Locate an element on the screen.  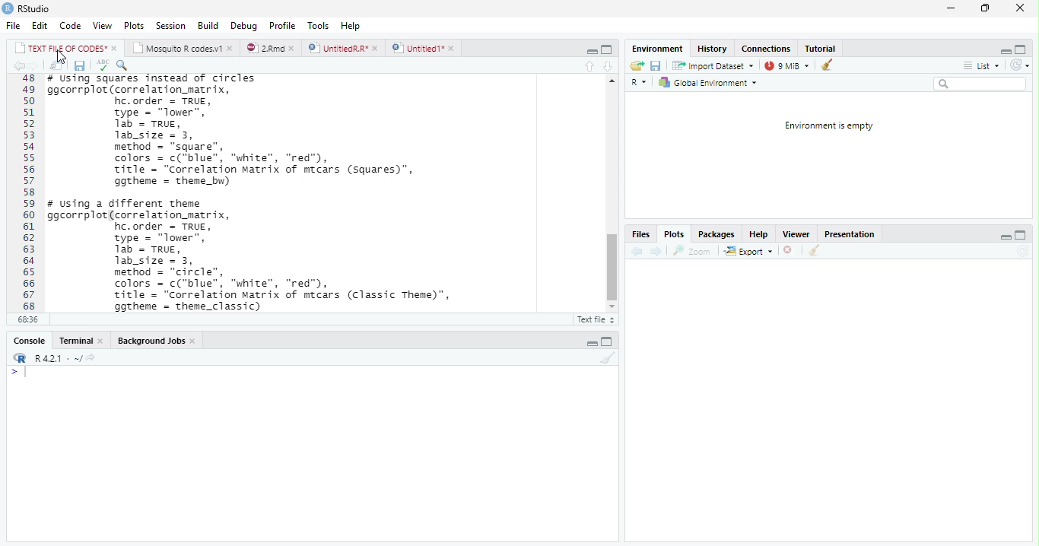
search bar is located at coordinates (985, 84).